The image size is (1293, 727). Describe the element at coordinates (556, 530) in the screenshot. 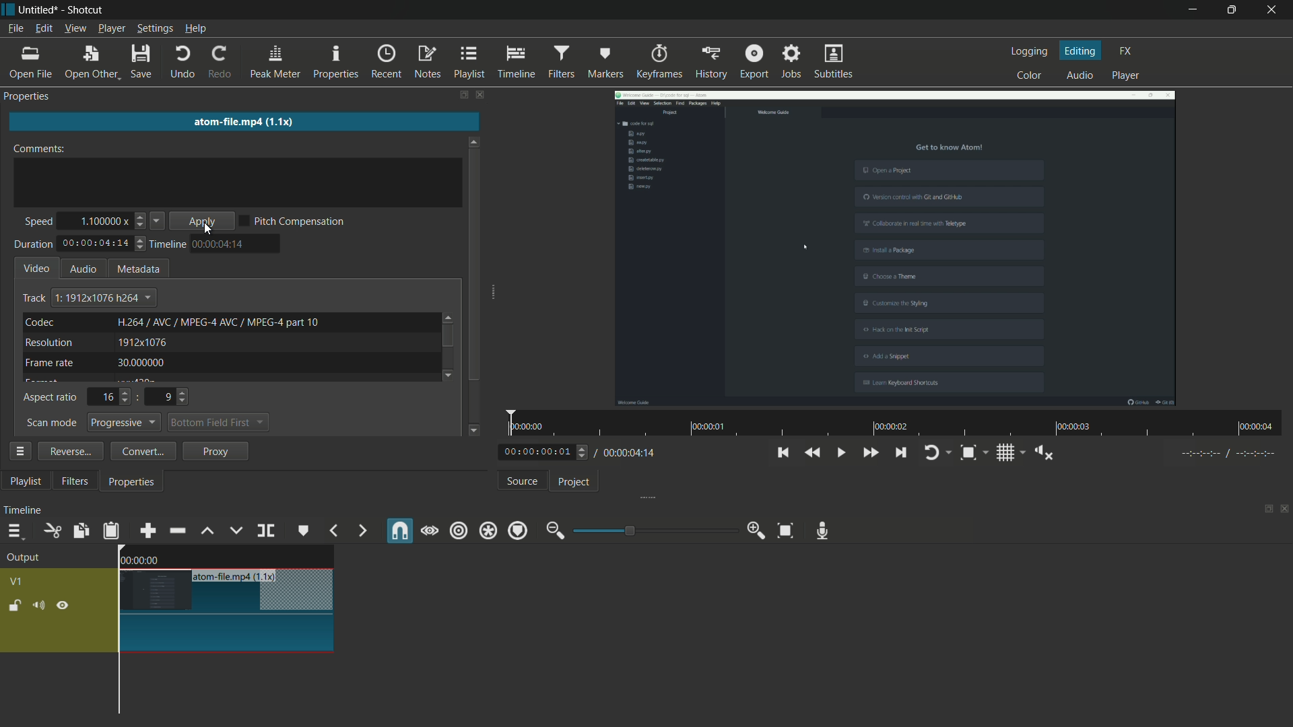

I see `zoom out` at that location.